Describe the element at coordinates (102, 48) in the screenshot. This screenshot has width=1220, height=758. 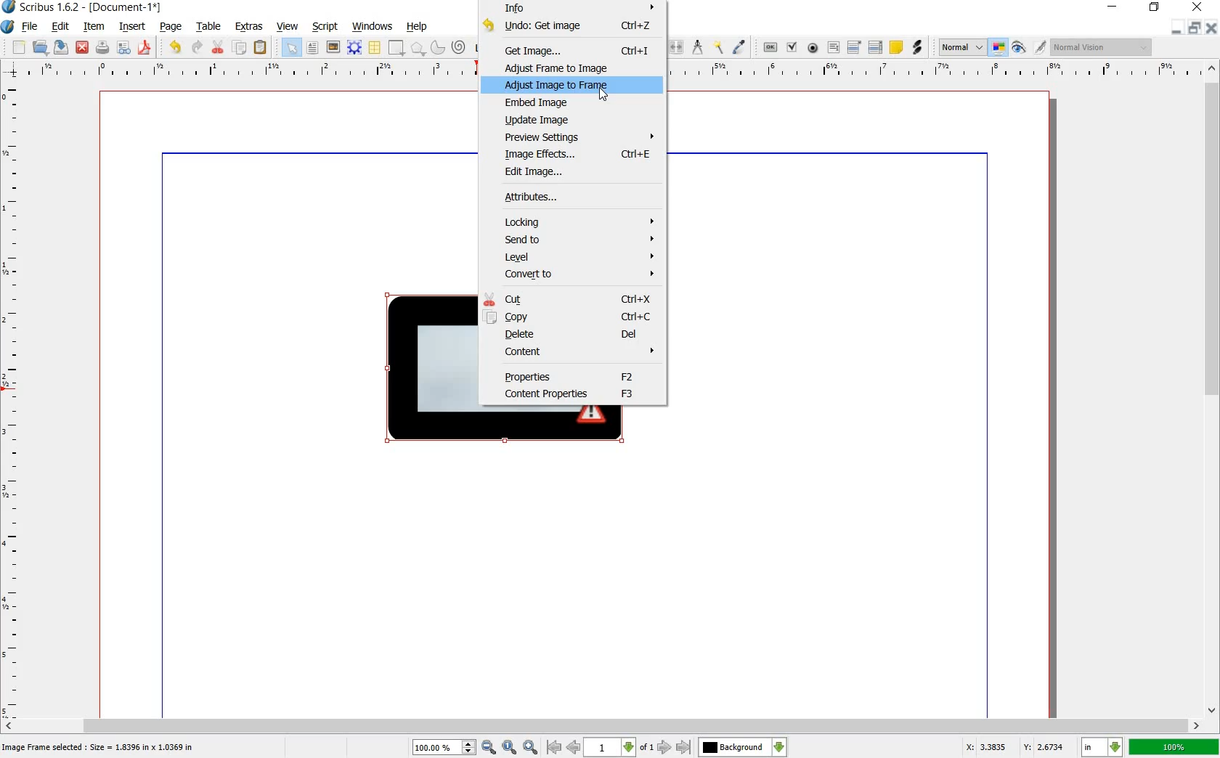
I see `print` at that location.